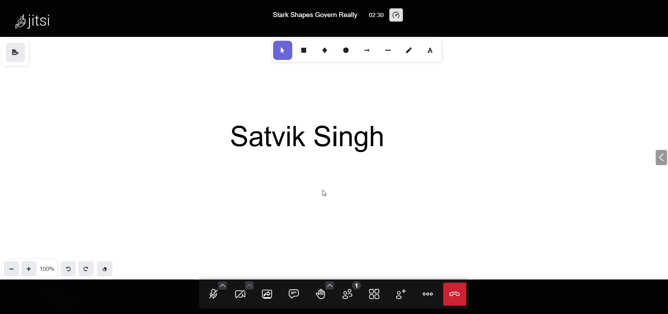 The image size is (668, 314). I want to click on raise hand, so click(320, 296).